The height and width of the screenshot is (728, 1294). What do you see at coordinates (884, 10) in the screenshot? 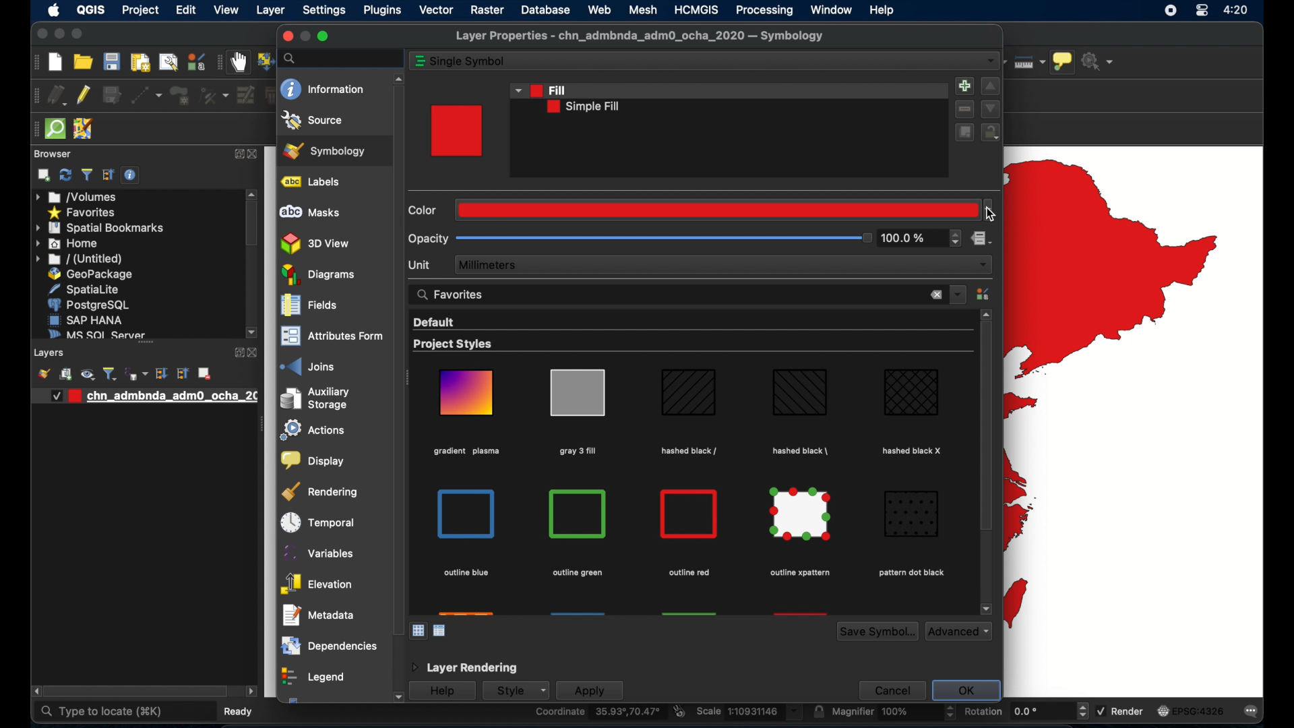
I see `help` at bounding box center [884, 10].